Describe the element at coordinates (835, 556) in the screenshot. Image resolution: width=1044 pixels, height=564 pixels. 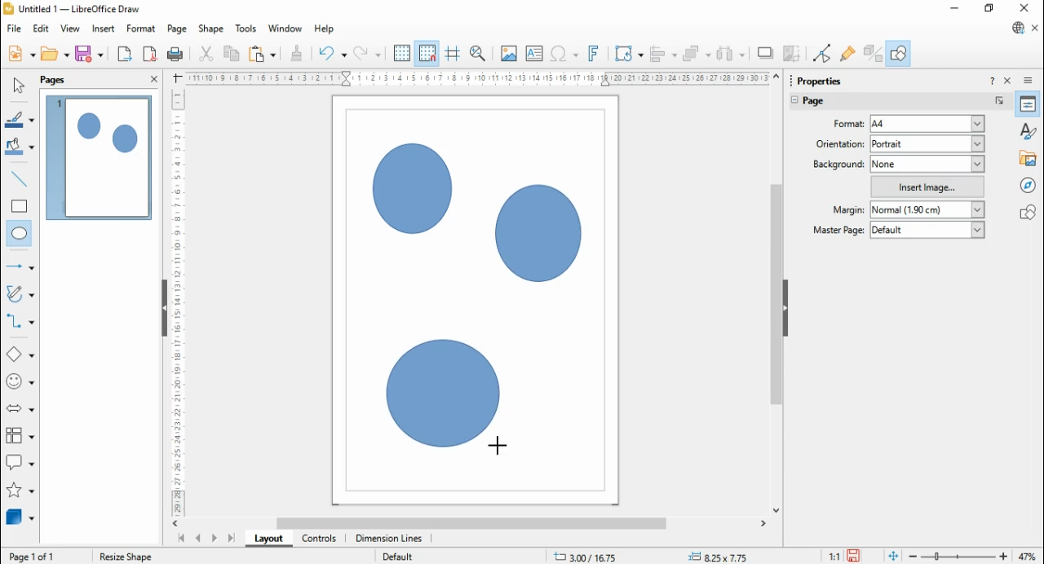
I see `11` at that location.